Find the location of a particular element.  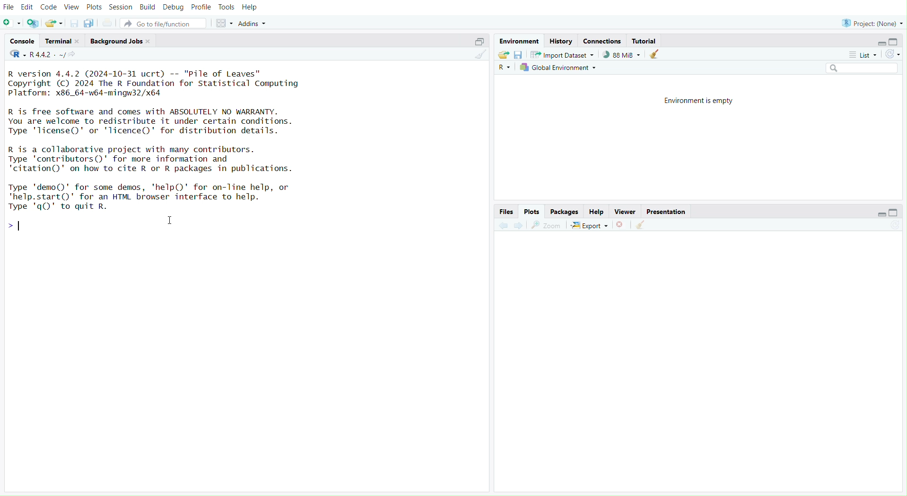

Minimize is located at coordinates (879, 214).